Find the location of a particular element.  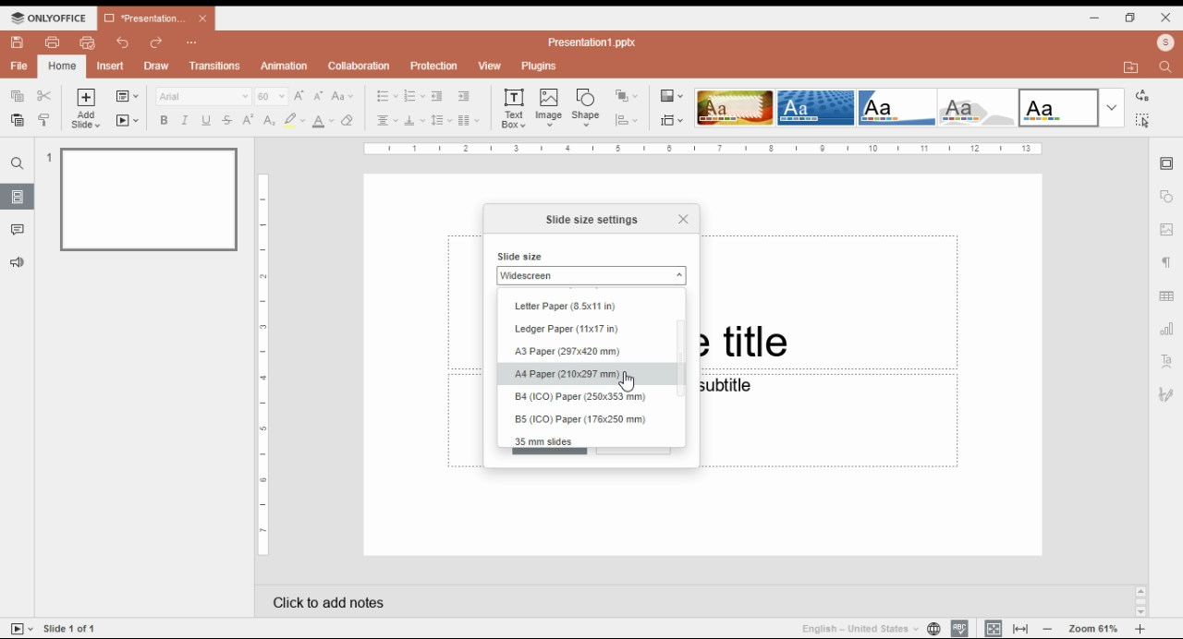

Page Scale is located at coordinates (703, 149).